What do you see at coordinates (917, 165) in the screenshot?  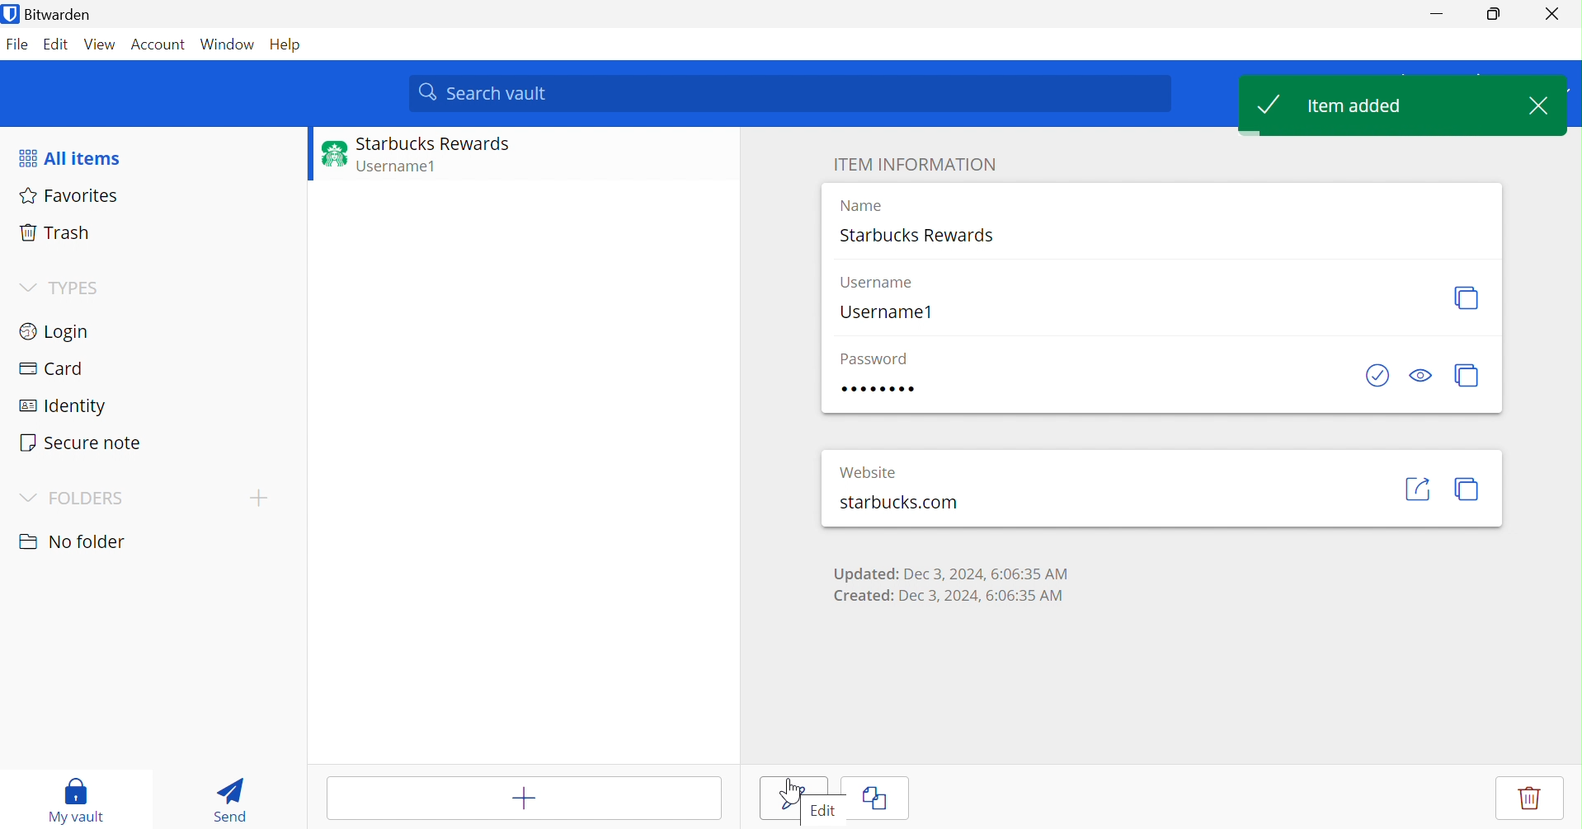 I see `ITEM INFORMATION` at bounding box center [917, 165].